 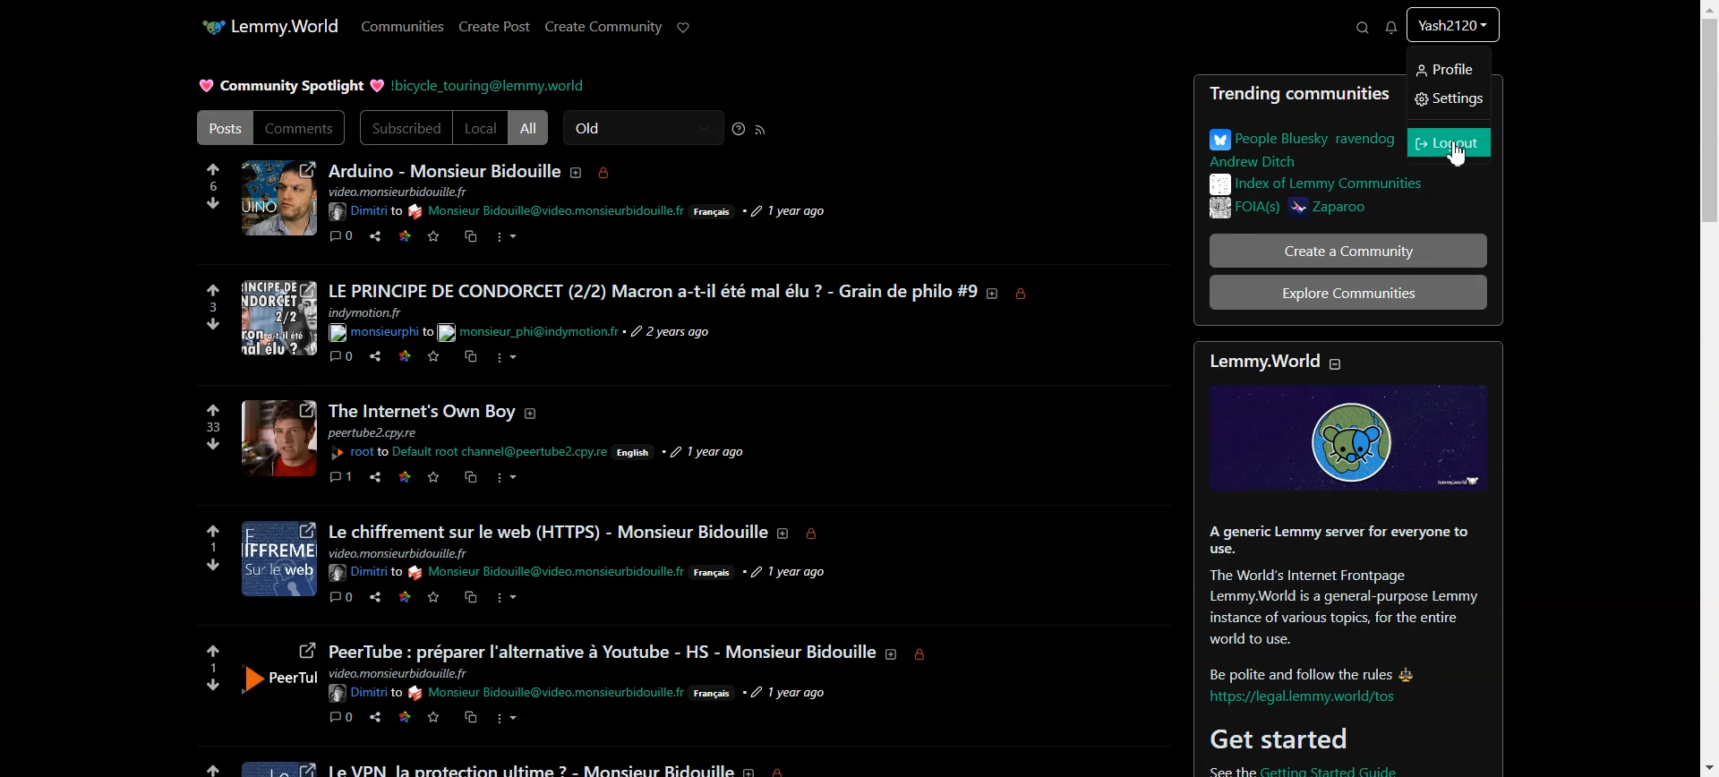 I want to click on Communities, so click(x=403, y=25).